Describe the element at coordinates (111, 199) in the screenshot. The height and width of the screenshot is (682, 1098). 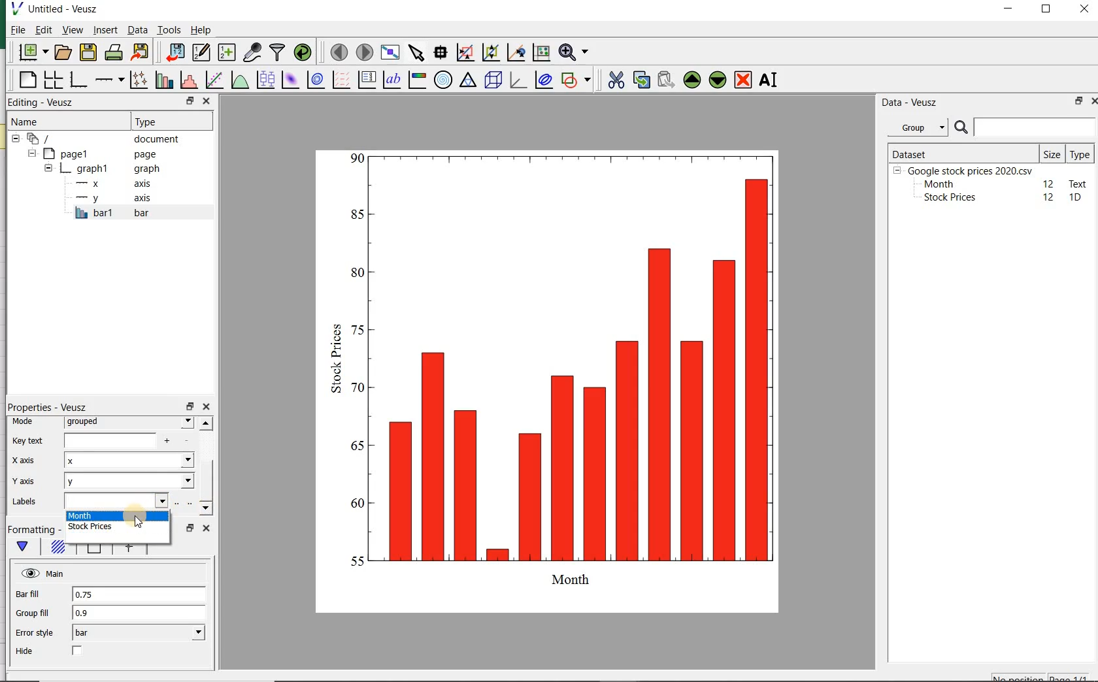
I see `y-axis` at that location.